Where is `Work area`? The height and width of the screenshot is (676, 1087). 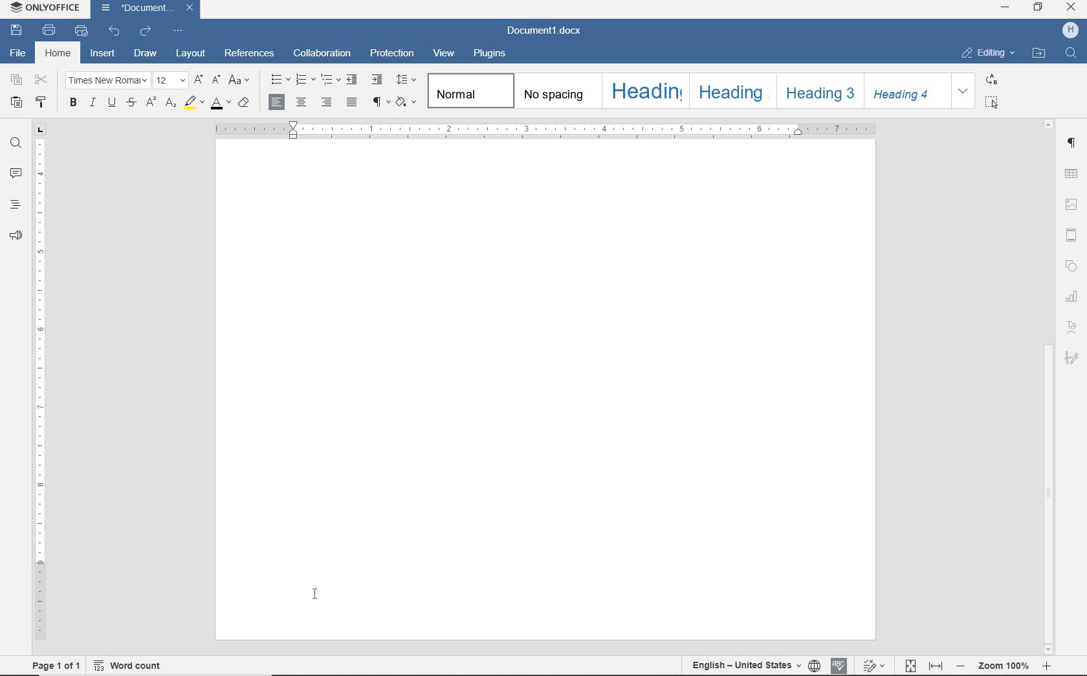
Work area is located at coordinates (545, 390).